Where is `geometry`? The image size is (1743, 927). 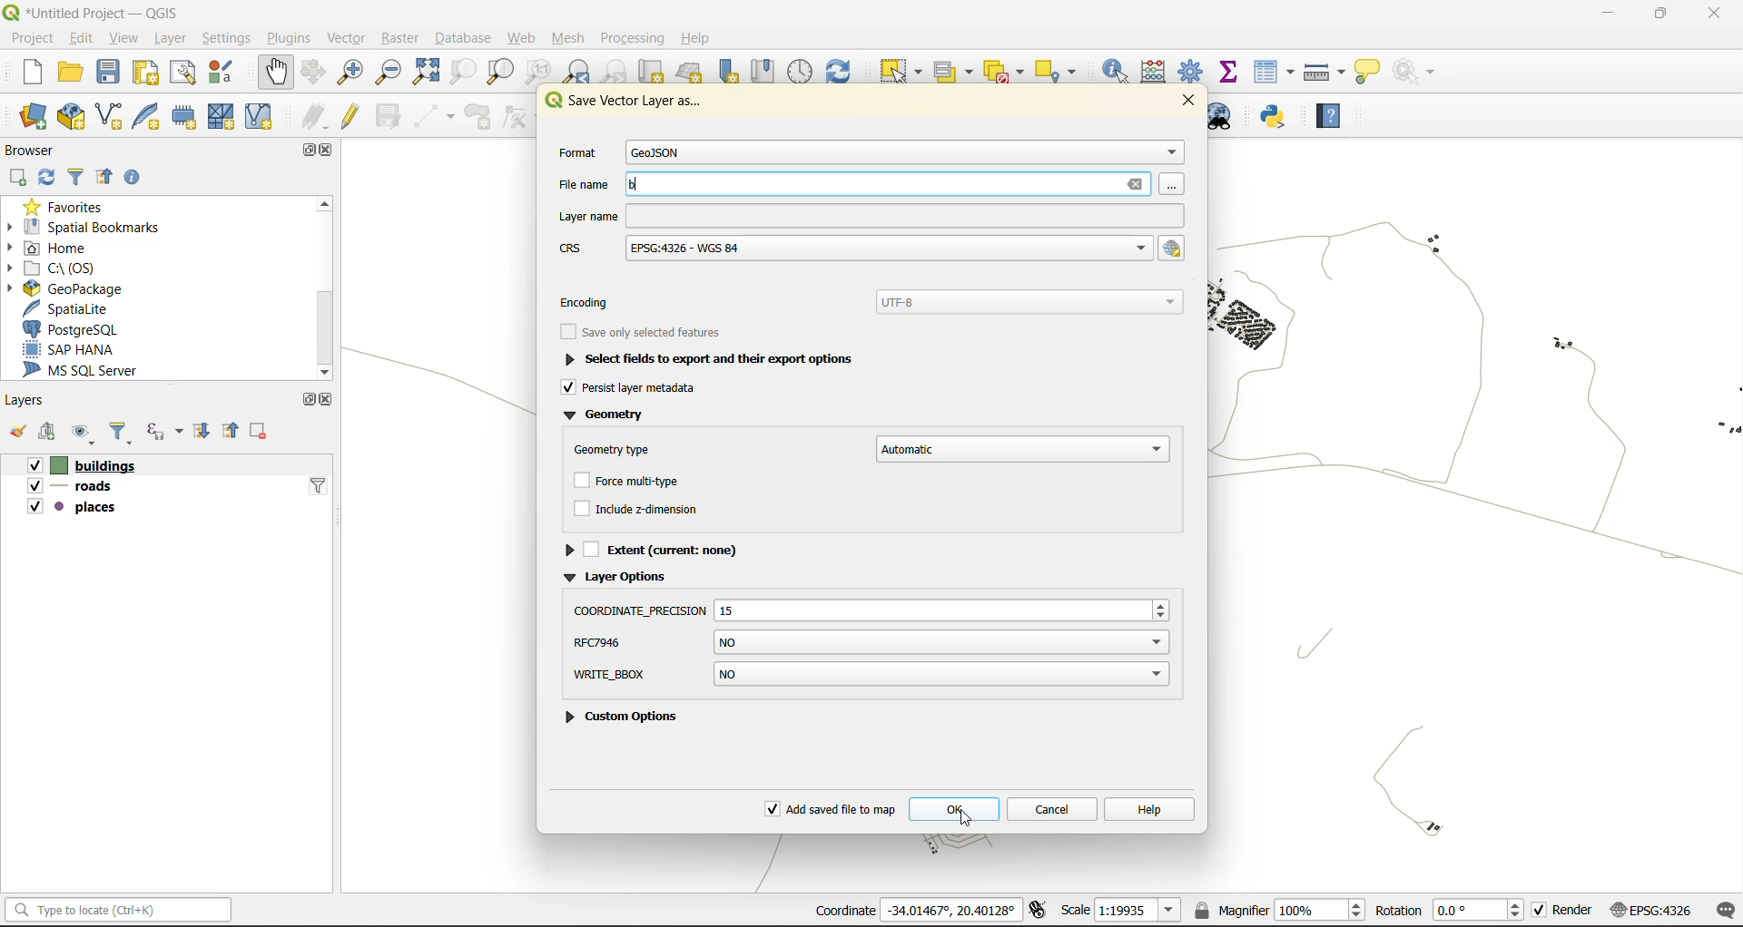 geometry is located at coordinates (606, 417).